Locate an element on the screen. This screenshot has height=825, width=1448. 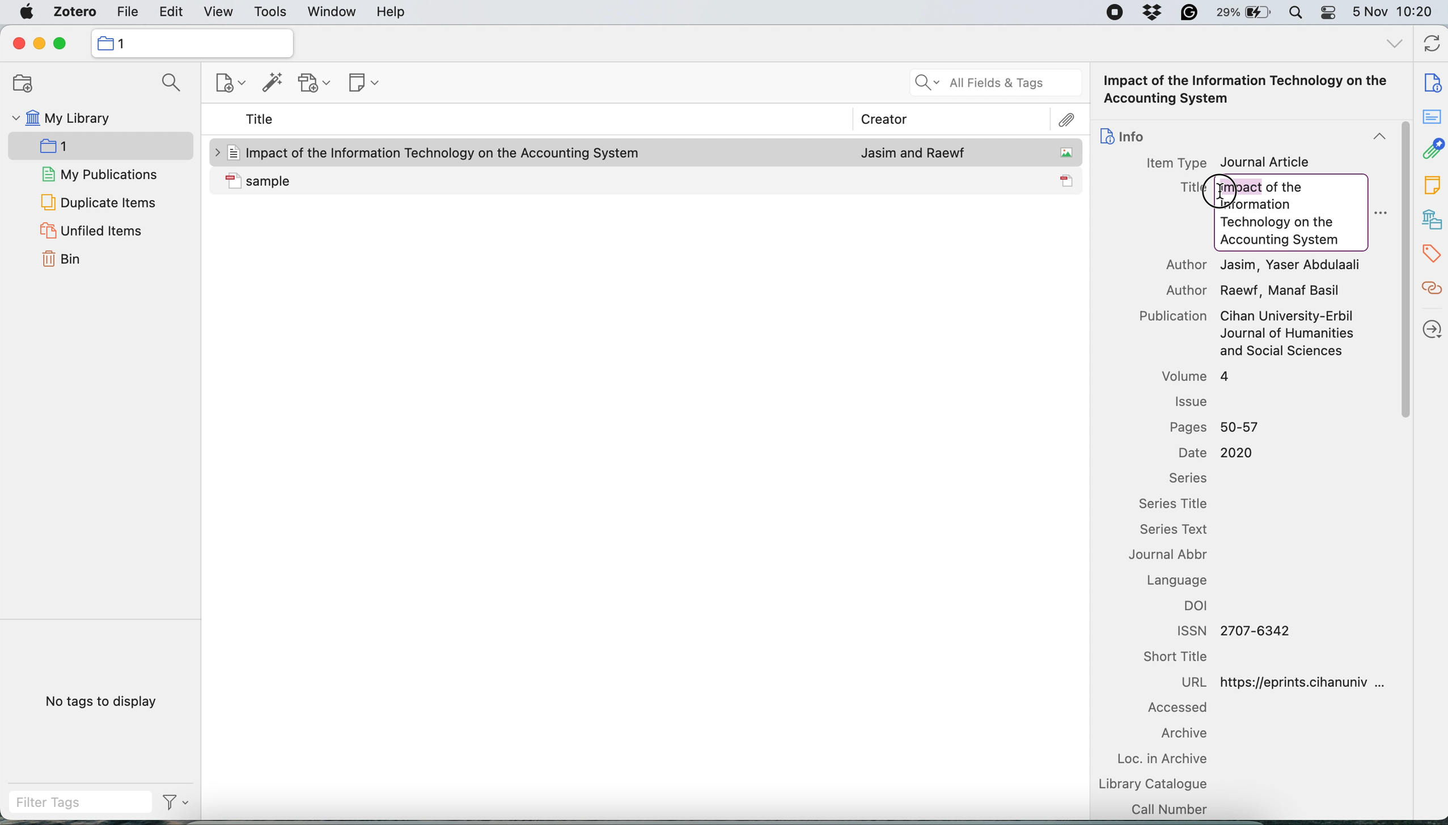
vertical scroll bar is located at coordinates (1402, 270).